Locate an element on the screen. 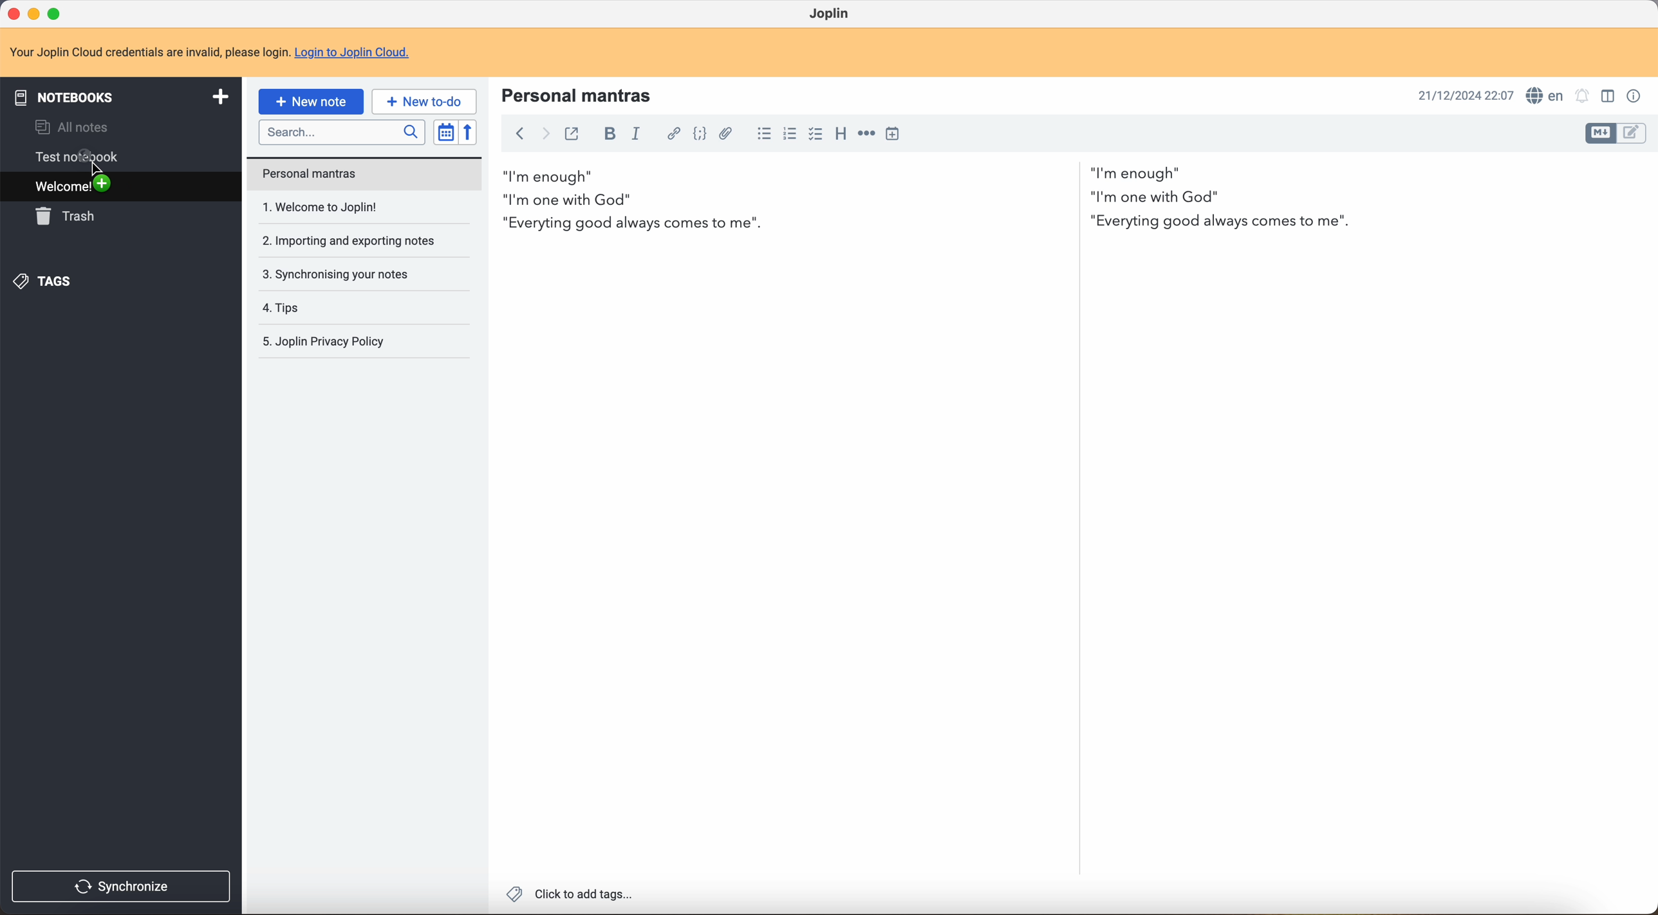  new note is located at coordinates (310, 100).